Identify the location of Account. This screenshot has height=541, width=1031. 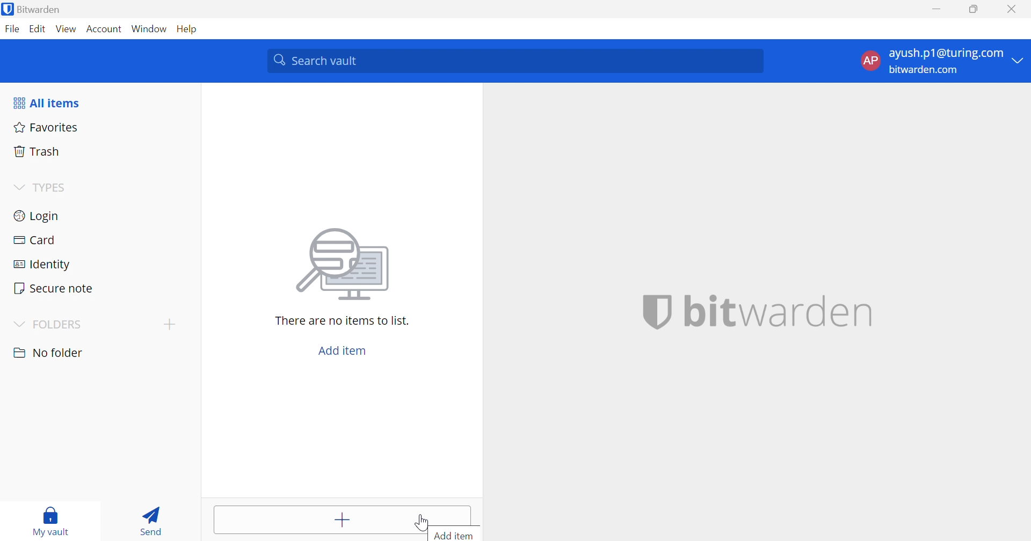
(105, 31).